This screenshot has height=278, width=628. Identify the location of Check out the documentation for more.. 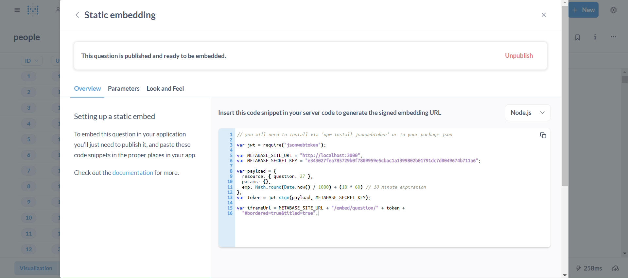
(130, 173).